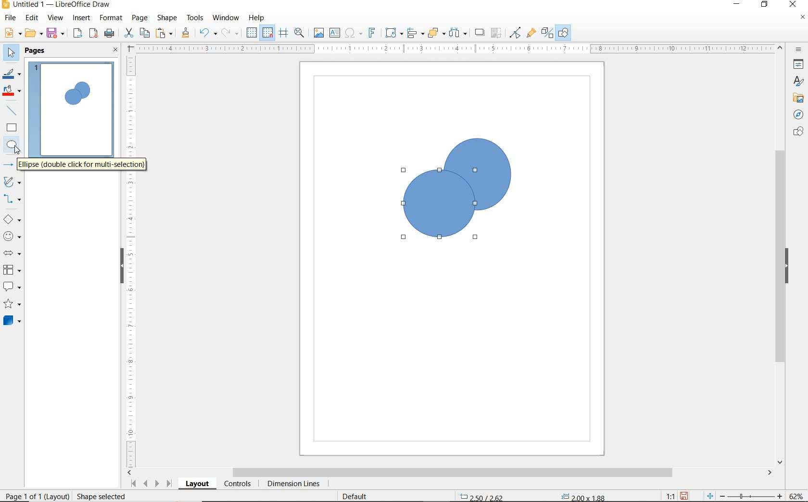 This screenshot has width=808, height=502. What do you see at coordinates (115, 50) in the screenshot?
I see `CLOSE` at bounding box center [115, 50].